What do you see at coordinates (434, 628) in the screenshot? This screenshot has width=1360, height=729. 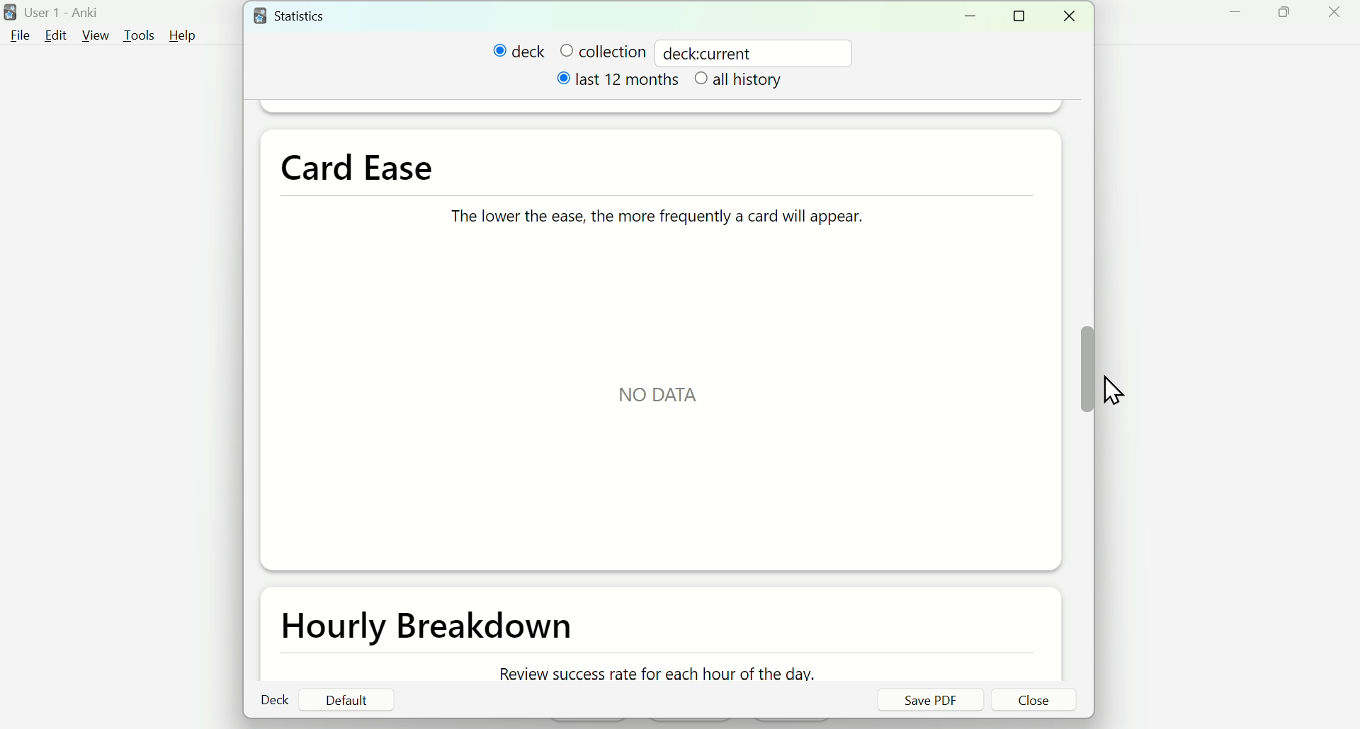 I see `Hourly Report Card` at bounding box center [434, 628].